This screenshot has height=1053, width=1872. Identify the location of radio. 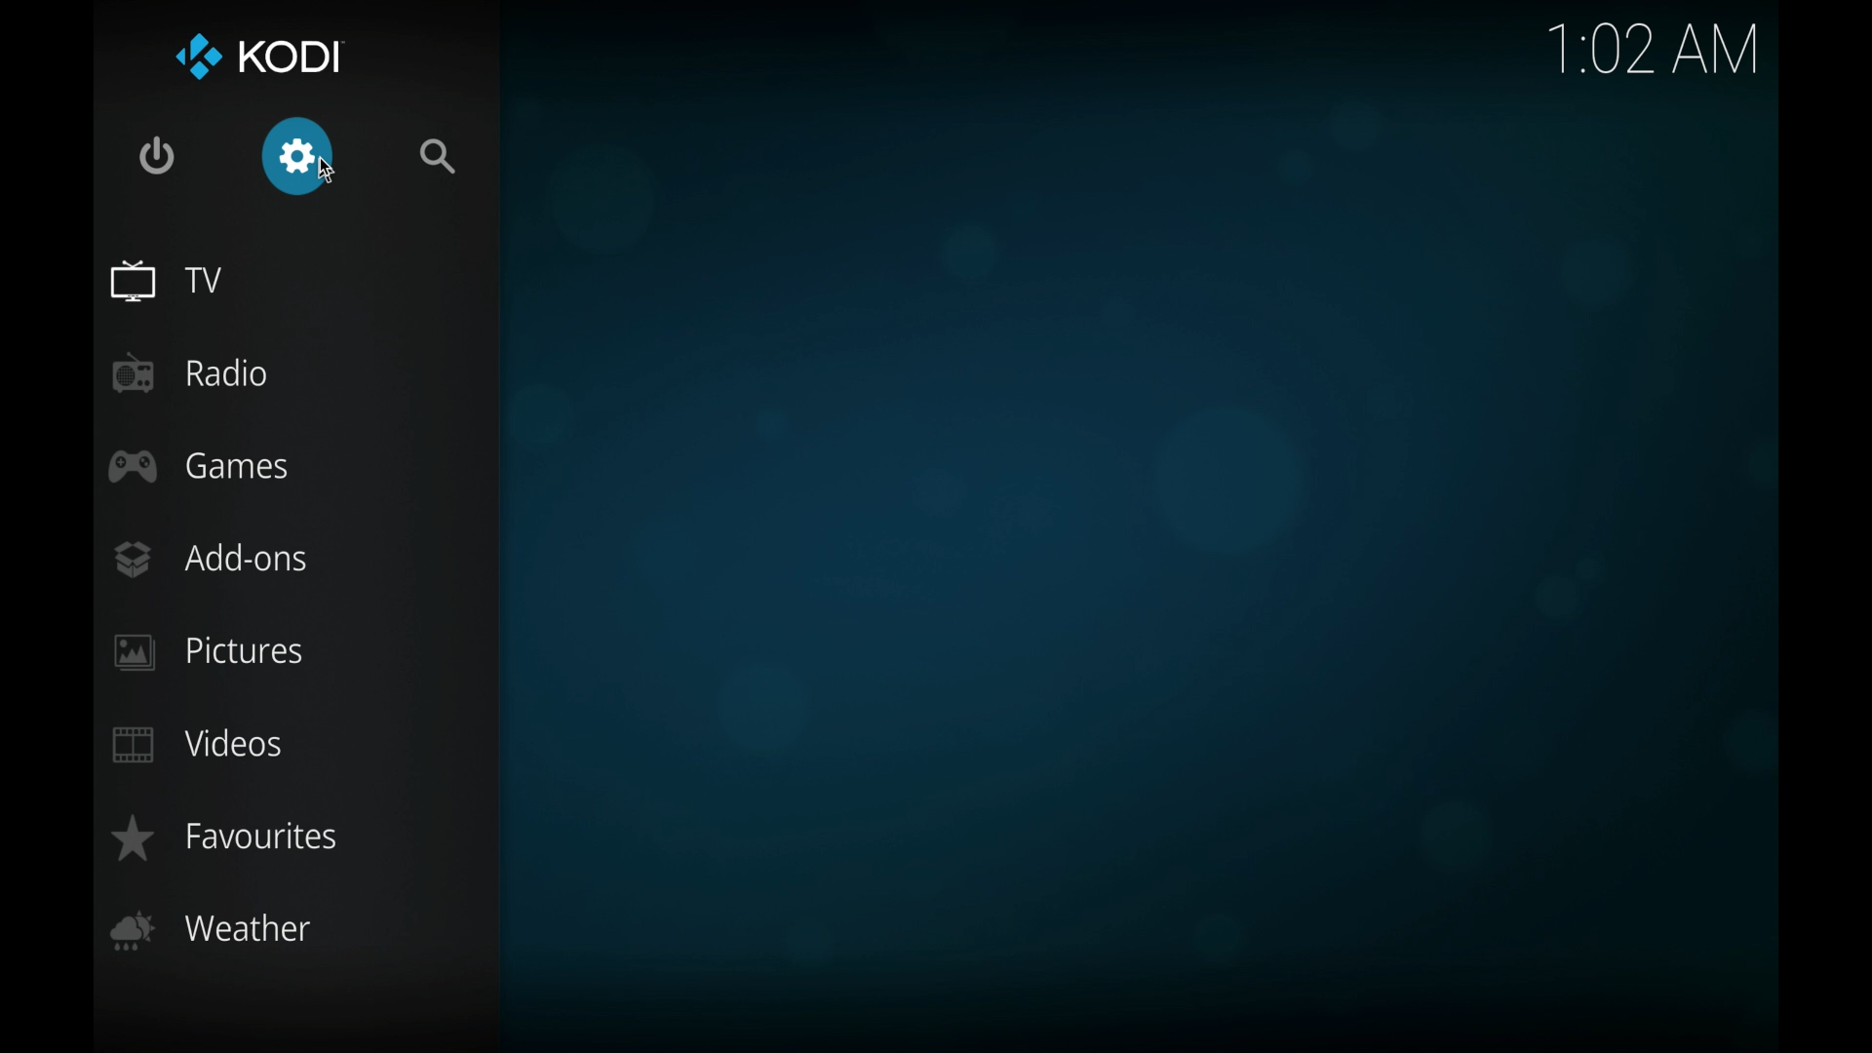
(191, 373).